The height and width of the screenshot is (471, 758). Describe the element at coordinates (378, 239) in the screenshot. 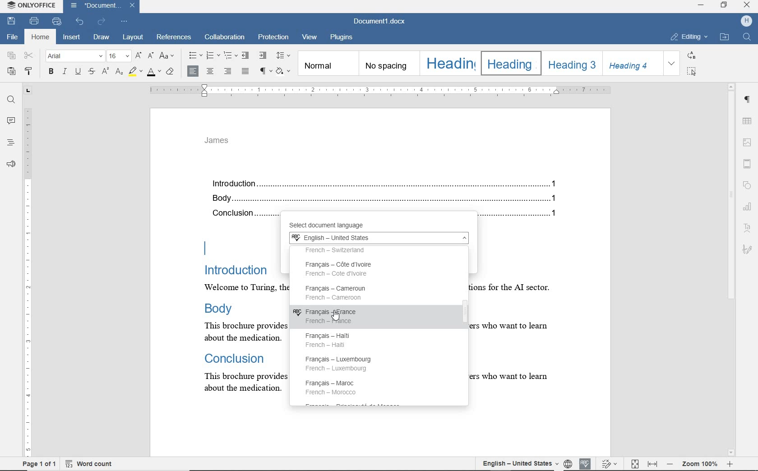

I see `English - United States` at that location.